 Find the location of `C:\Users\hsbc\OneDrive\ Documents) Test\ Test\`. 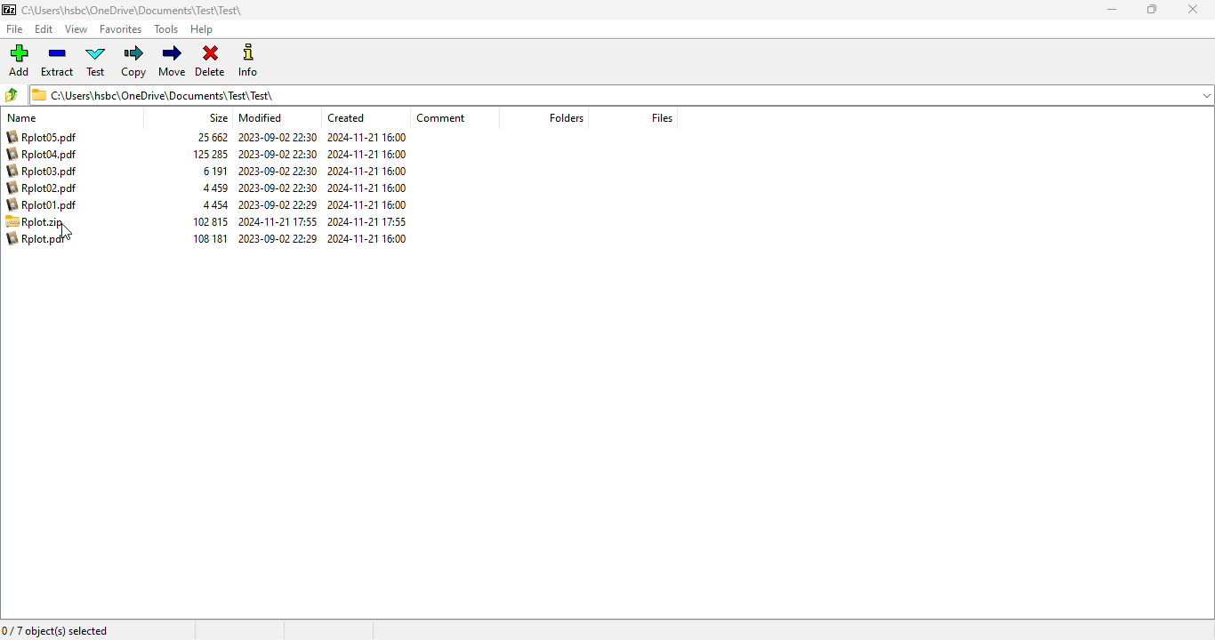

C:\Users\hsbc\OneDrive\ Documents) Test\ Test\ is located at coordinates (622, 95).